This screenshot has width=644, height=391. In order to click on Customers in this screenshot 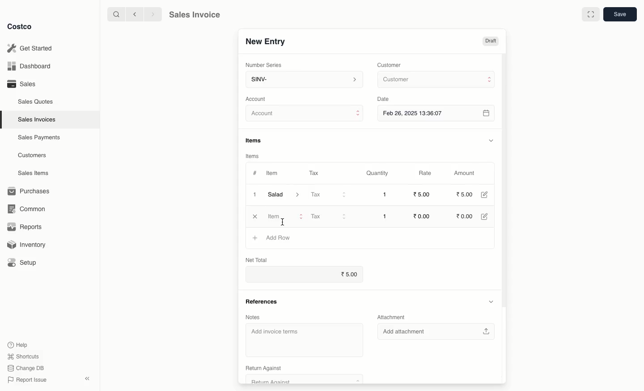, I will do `click(32, 155)`.